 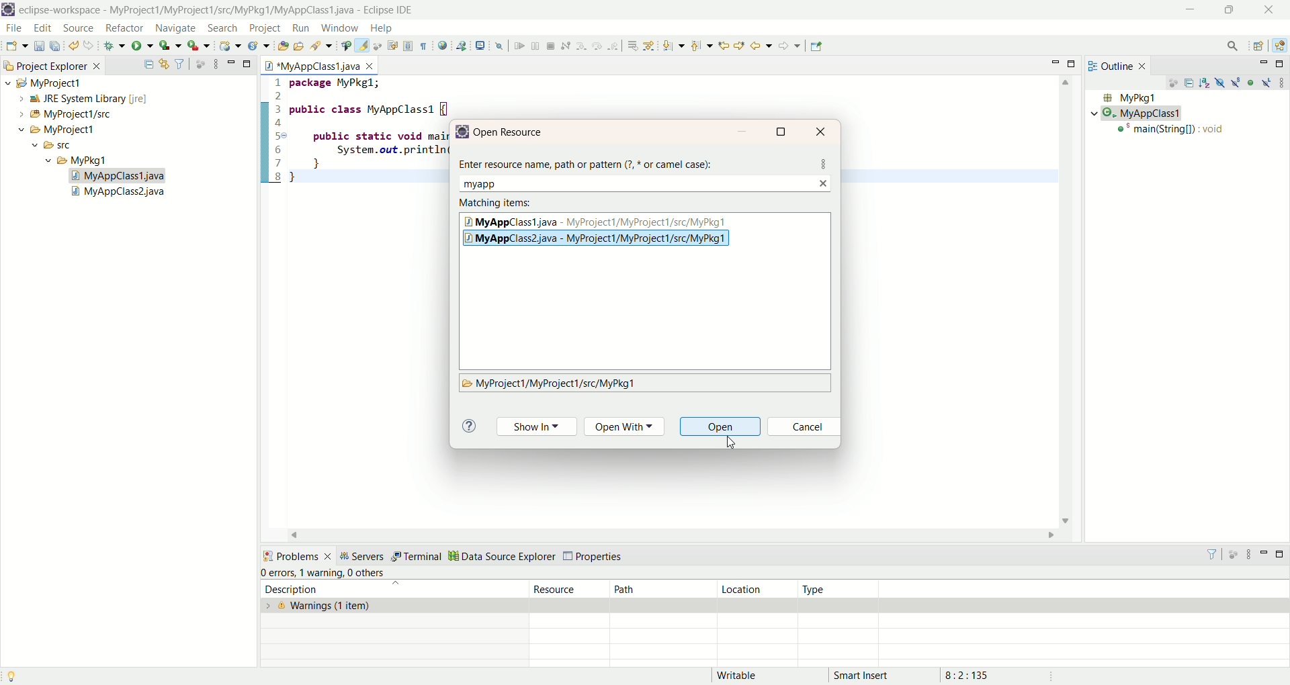 I want to click on terminate, so click(x=551, y=46).